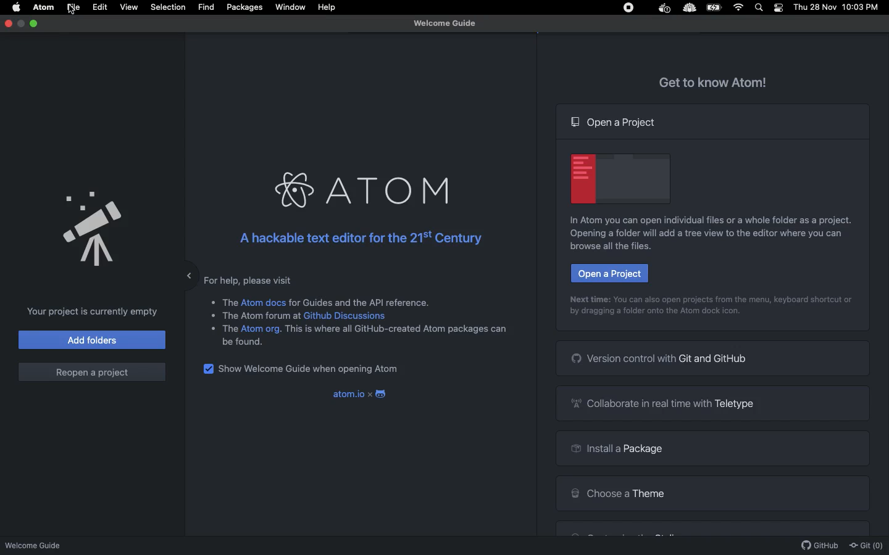 This screenshot has width=889, height=555. Describe the element at coordinates (663, 9) in the screenshot. I see `Docker` at that location.